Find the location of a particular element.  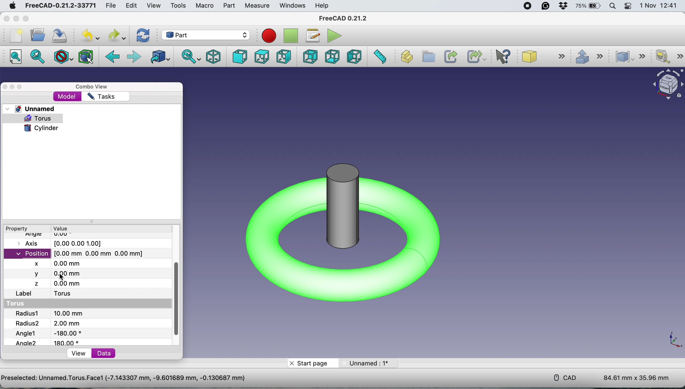

view is located at coordinates (79, 353).